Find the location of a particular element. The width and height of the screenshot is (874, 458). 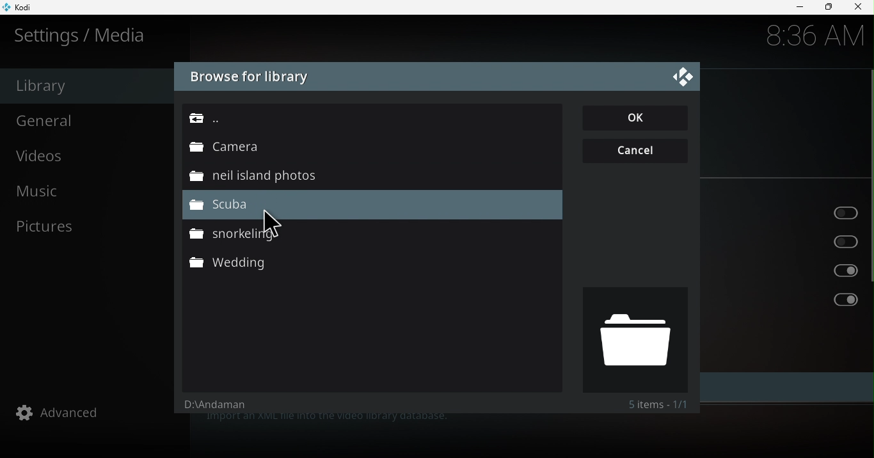

Camera is located at coordinates (365, 147).